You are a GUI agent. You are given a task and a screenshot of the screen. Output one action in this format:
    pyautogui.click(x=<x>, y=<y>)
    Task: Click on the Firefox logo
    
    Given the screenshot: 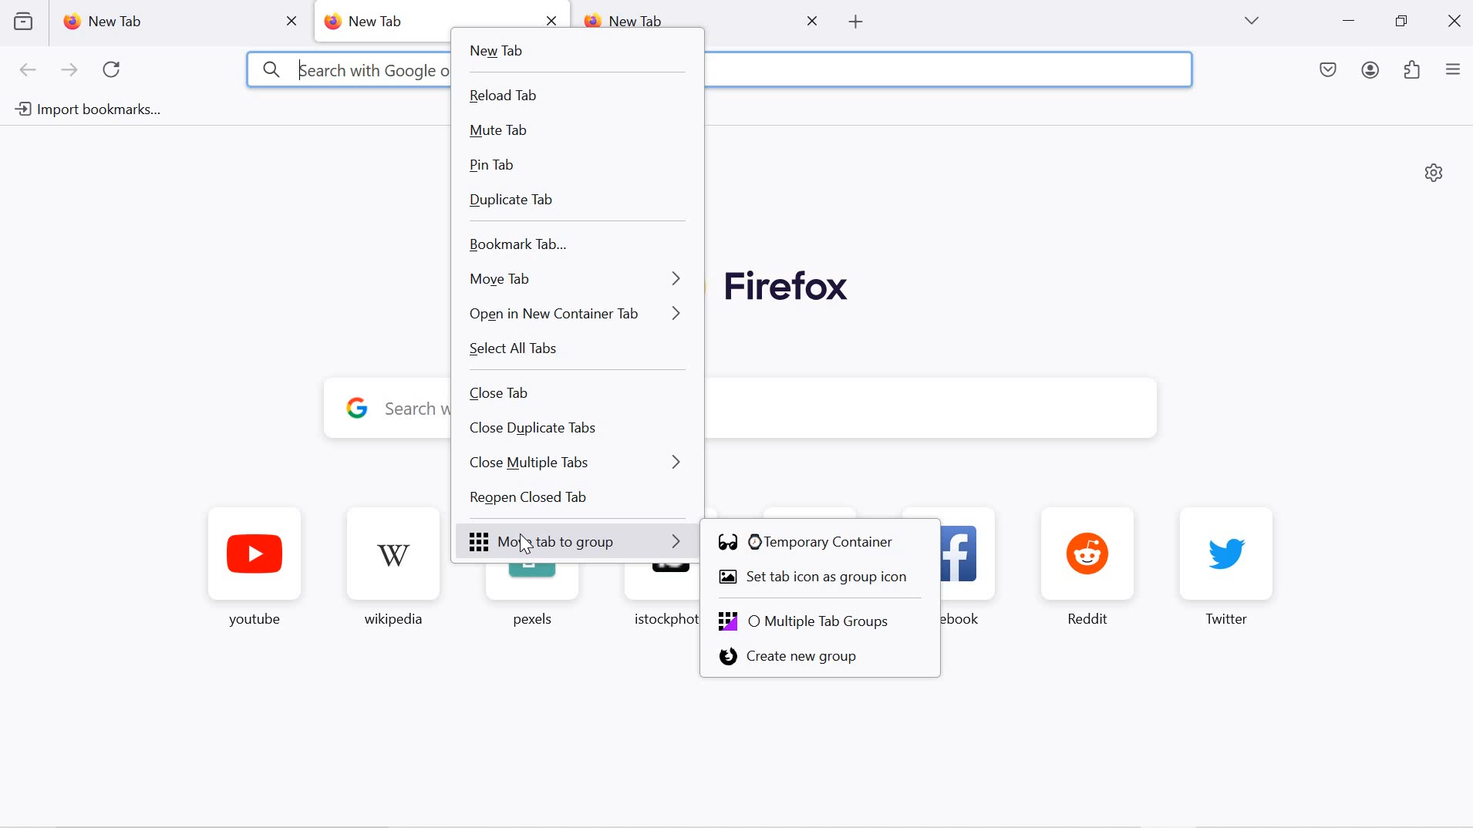 What is the action you would take?
    pyautogui.click(x=787, y=288)
    